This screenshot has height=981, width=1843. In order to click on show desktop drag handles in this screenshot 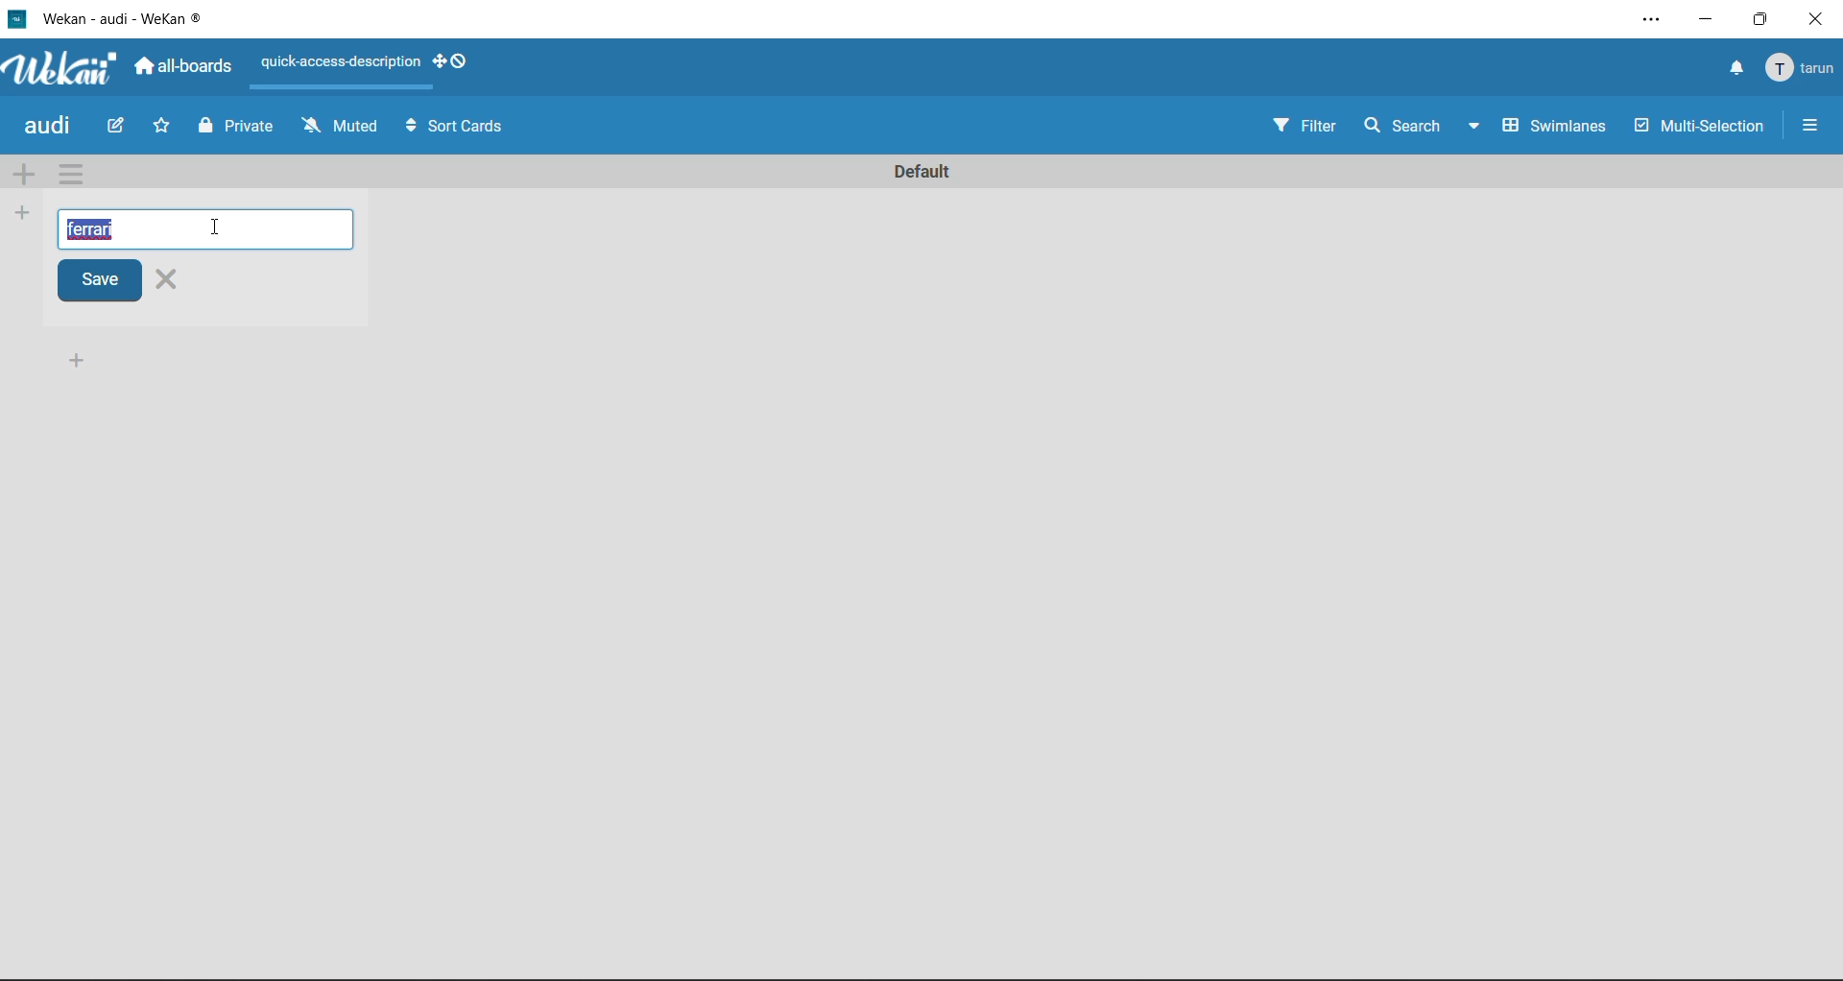, I will do `click(449, 61)`.